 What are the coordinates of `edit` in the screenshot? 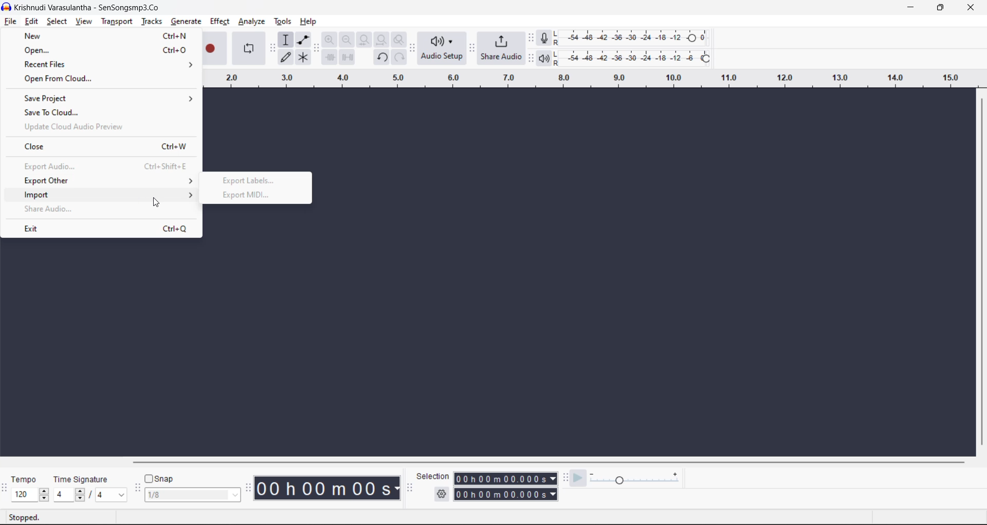 It's located at (32, 22).